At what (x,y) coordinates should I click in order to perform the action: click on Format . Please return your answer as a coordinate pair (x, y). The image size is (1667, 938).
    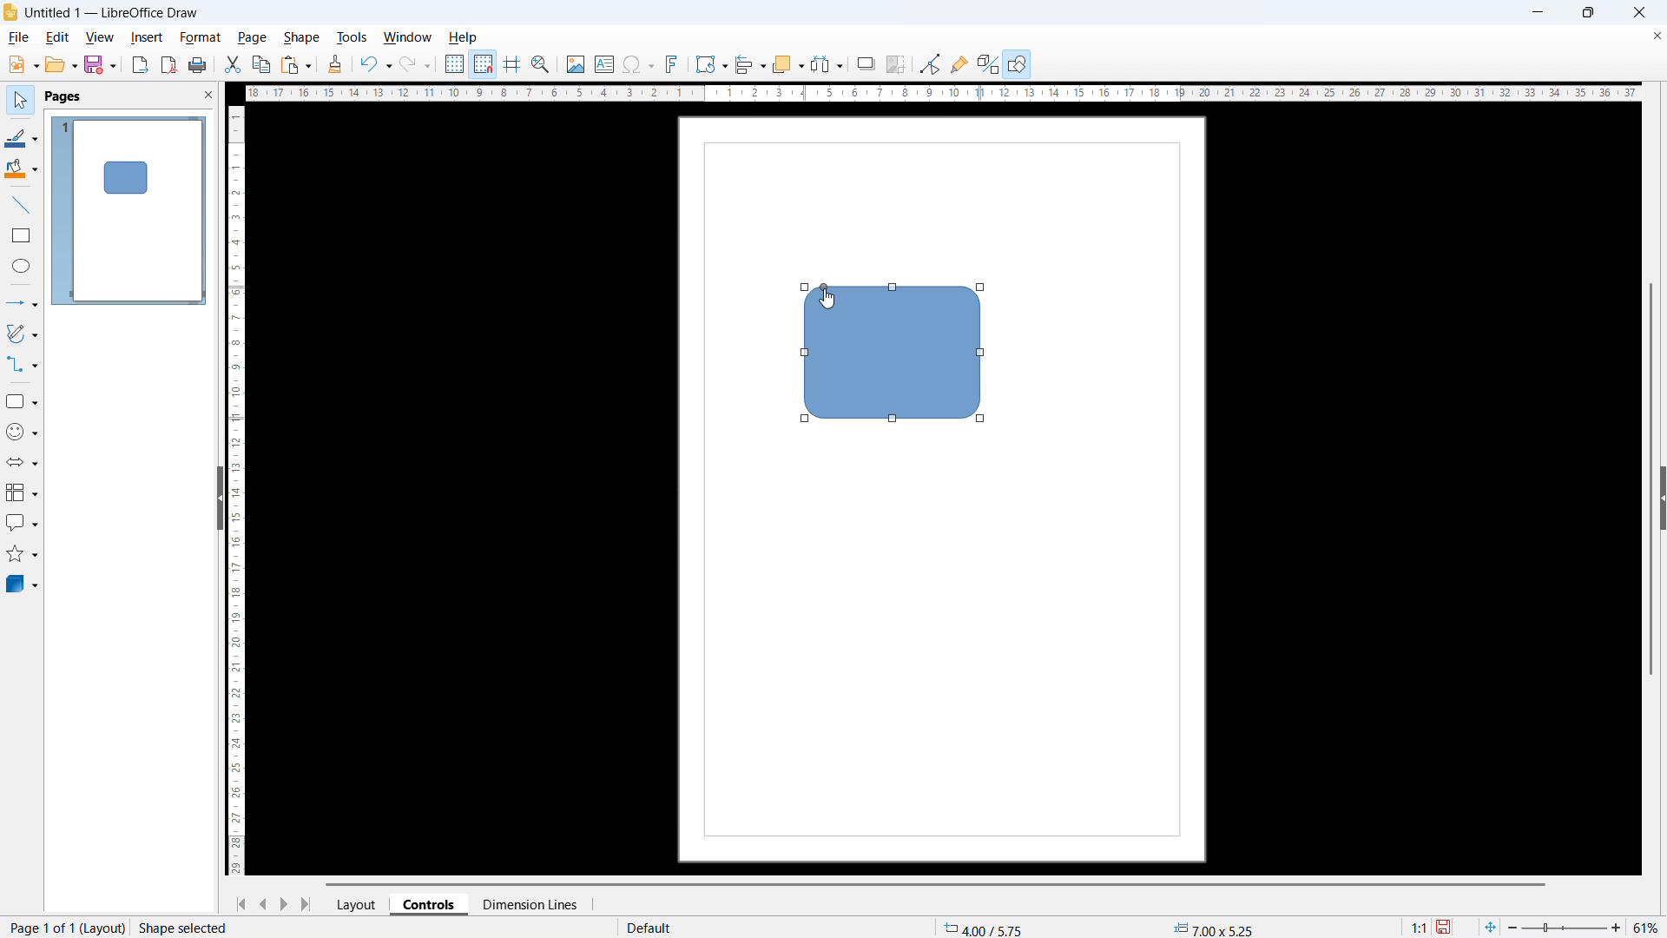
    Looking at the image, I should click on (201, 38).